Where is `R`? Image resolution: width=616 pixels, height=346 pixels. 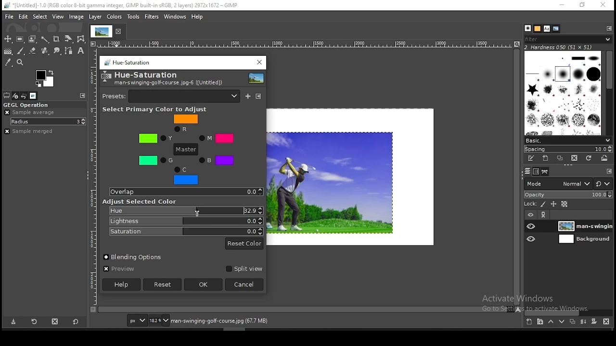
R is located at coordinates (185, 123).